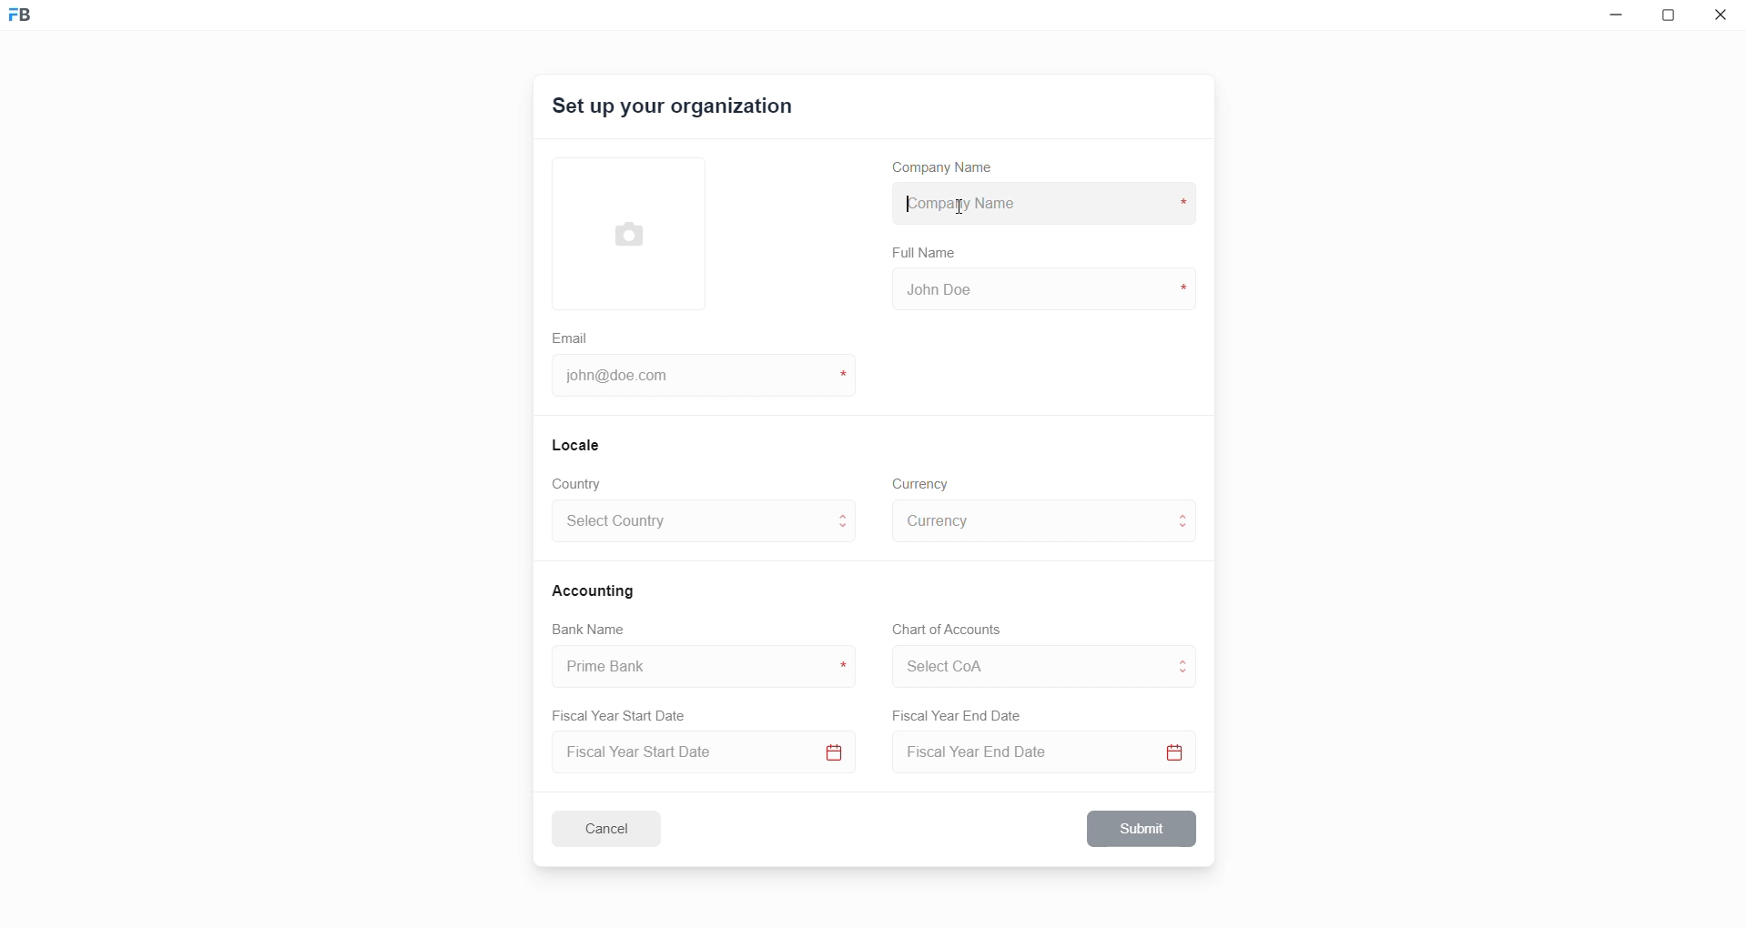 Image resolution: width=1746 pixels, height=928 pixels. What do you see at coordinates (958, 204) in the screenshot?
I see `cursor` at bounding box center [958, 204].